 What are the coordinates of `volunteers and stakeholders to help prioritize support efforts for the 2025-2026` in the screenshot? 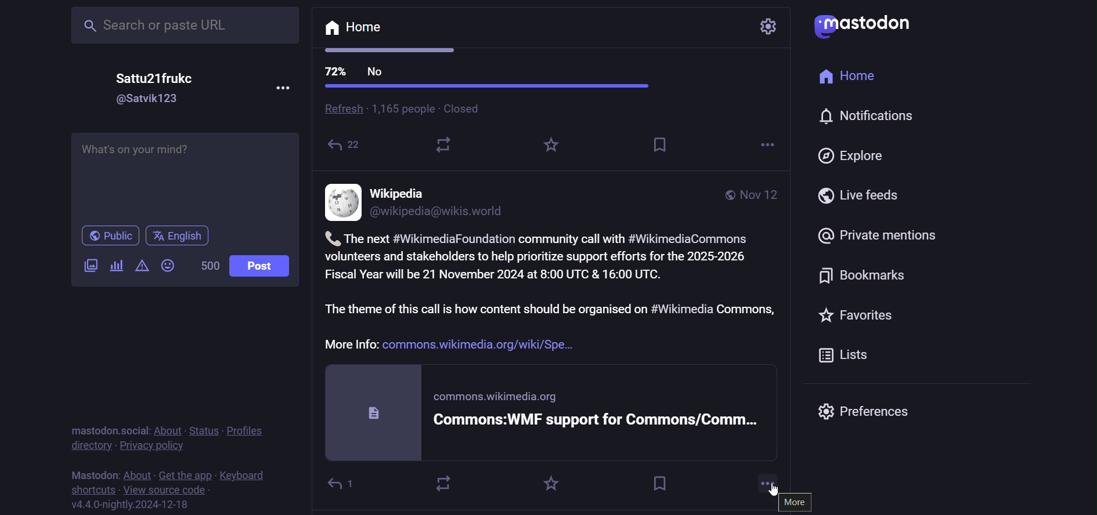 It's located at (540, 255).